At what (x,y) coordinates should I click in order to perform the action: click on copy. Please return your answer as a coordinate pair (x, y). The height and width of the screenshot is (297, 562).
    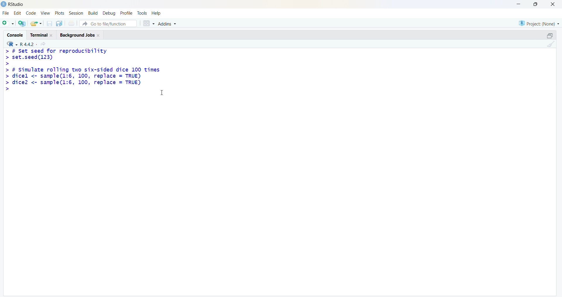
    Looking at the image, I should click on (59, 23).